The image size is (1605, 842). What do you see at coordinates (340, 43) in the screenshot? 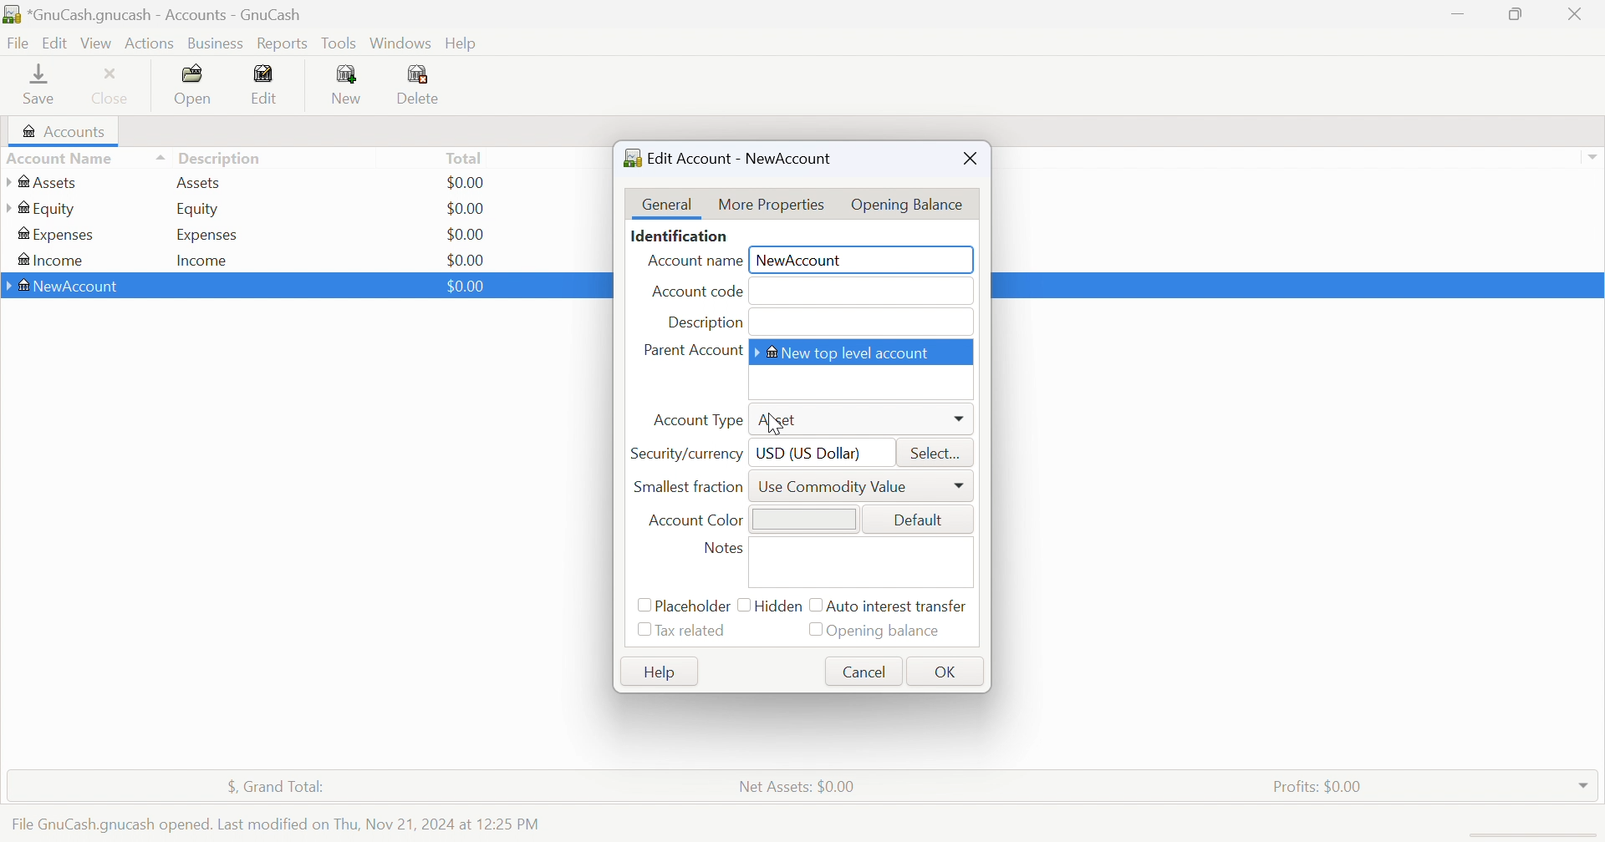
I see `Tools` at bounding box center [340, 43].